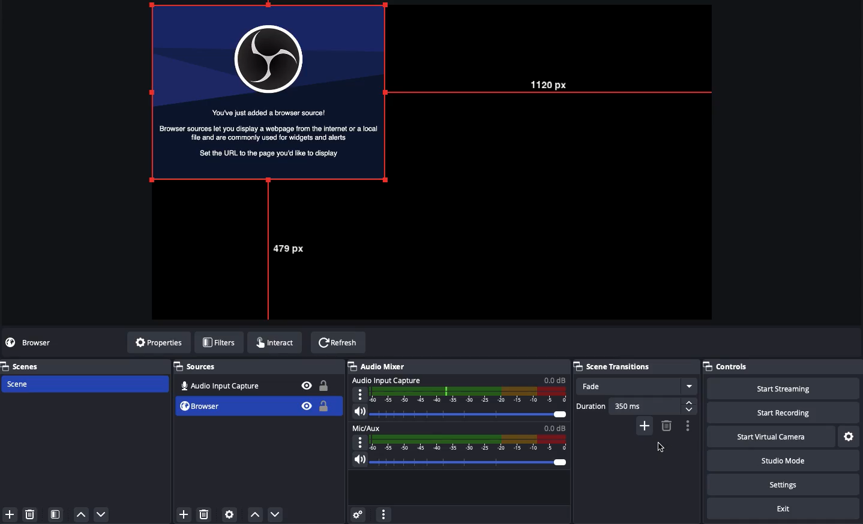  What do you see at coordinates (662, 448) in the screenshot?
I see `Added filter` at bounding box center [662, 448].